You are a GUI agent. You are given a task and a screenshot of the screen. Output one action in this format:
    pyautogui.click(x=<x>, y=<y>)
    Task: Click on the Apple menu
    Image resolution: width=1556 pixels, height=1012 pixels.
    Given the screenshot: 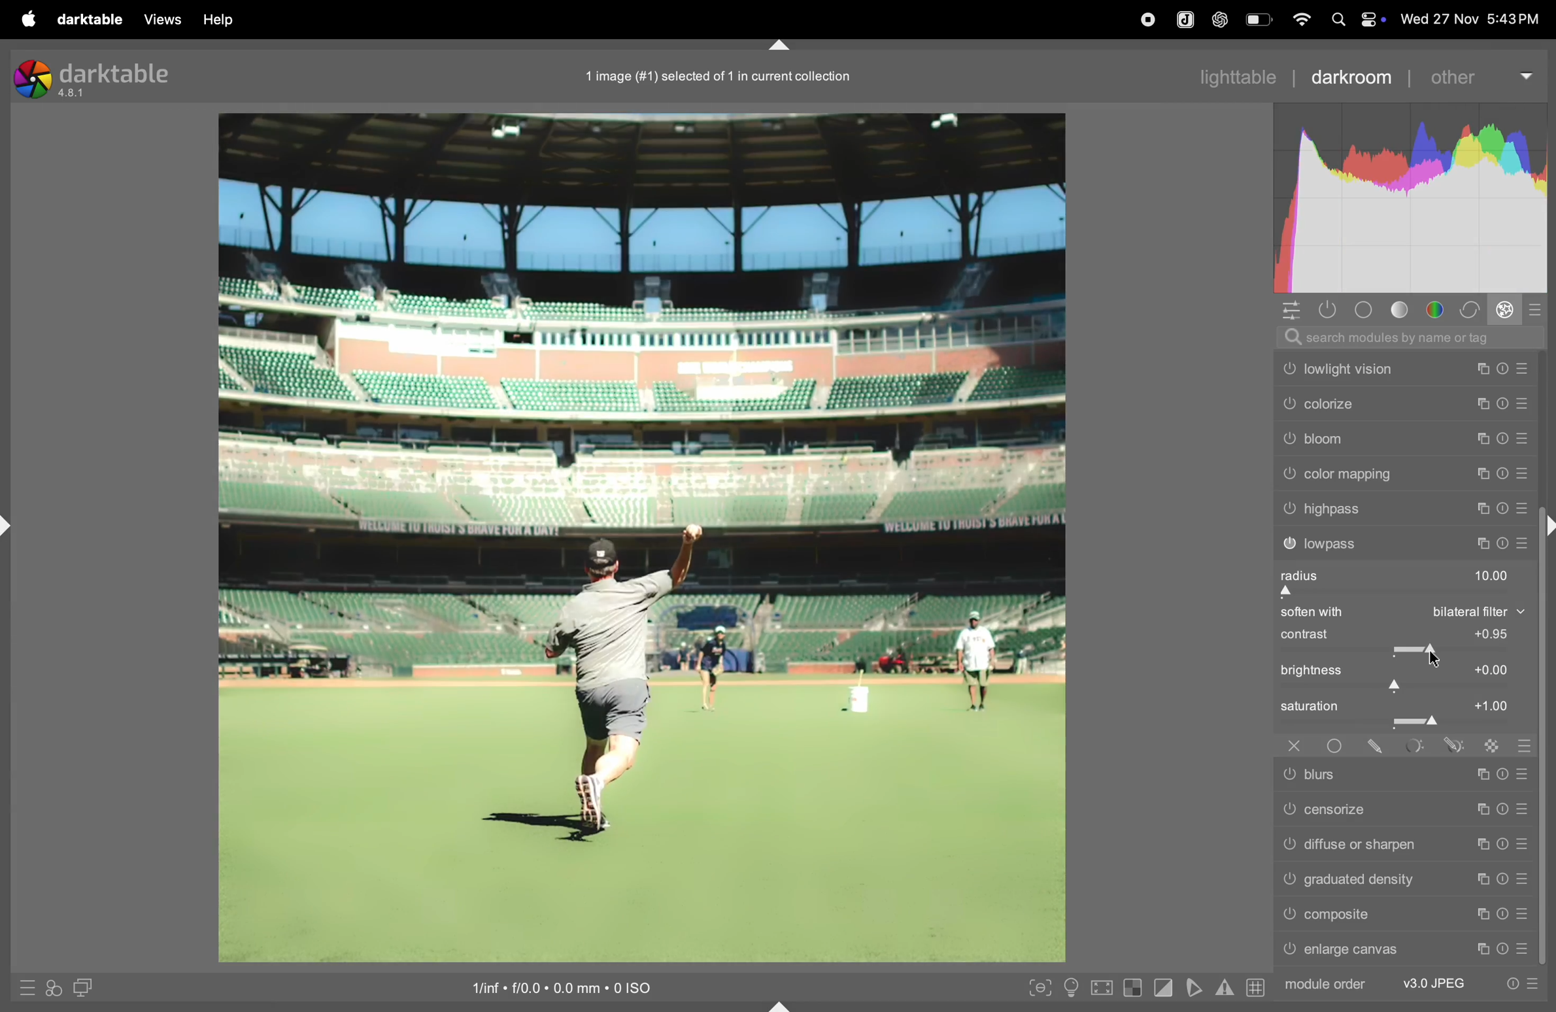 What is the action you would take?
    pyautogui.click(x=27, y=19)
    